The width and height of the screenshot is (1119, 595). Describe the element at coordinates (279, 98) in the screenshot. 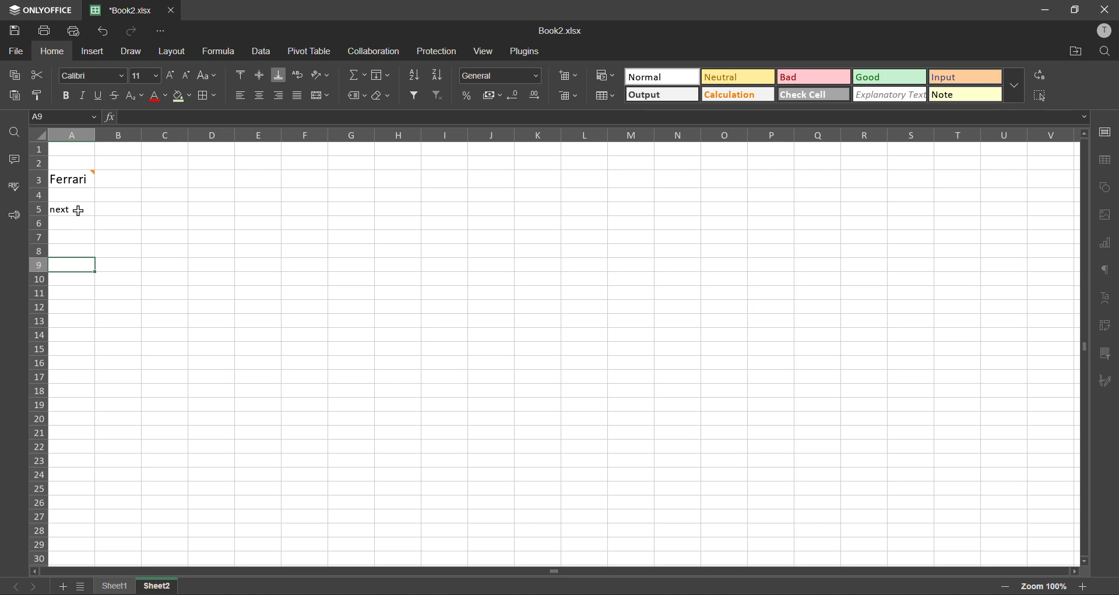

I see `align  right` at that location.